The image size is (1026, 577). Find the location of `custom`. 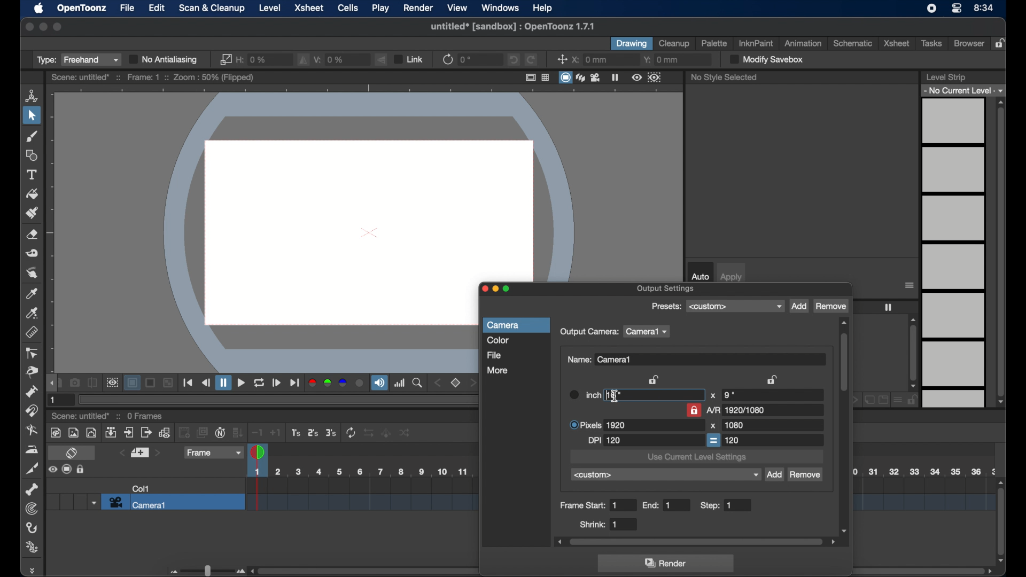

custom is located at coordinates (666, 475).